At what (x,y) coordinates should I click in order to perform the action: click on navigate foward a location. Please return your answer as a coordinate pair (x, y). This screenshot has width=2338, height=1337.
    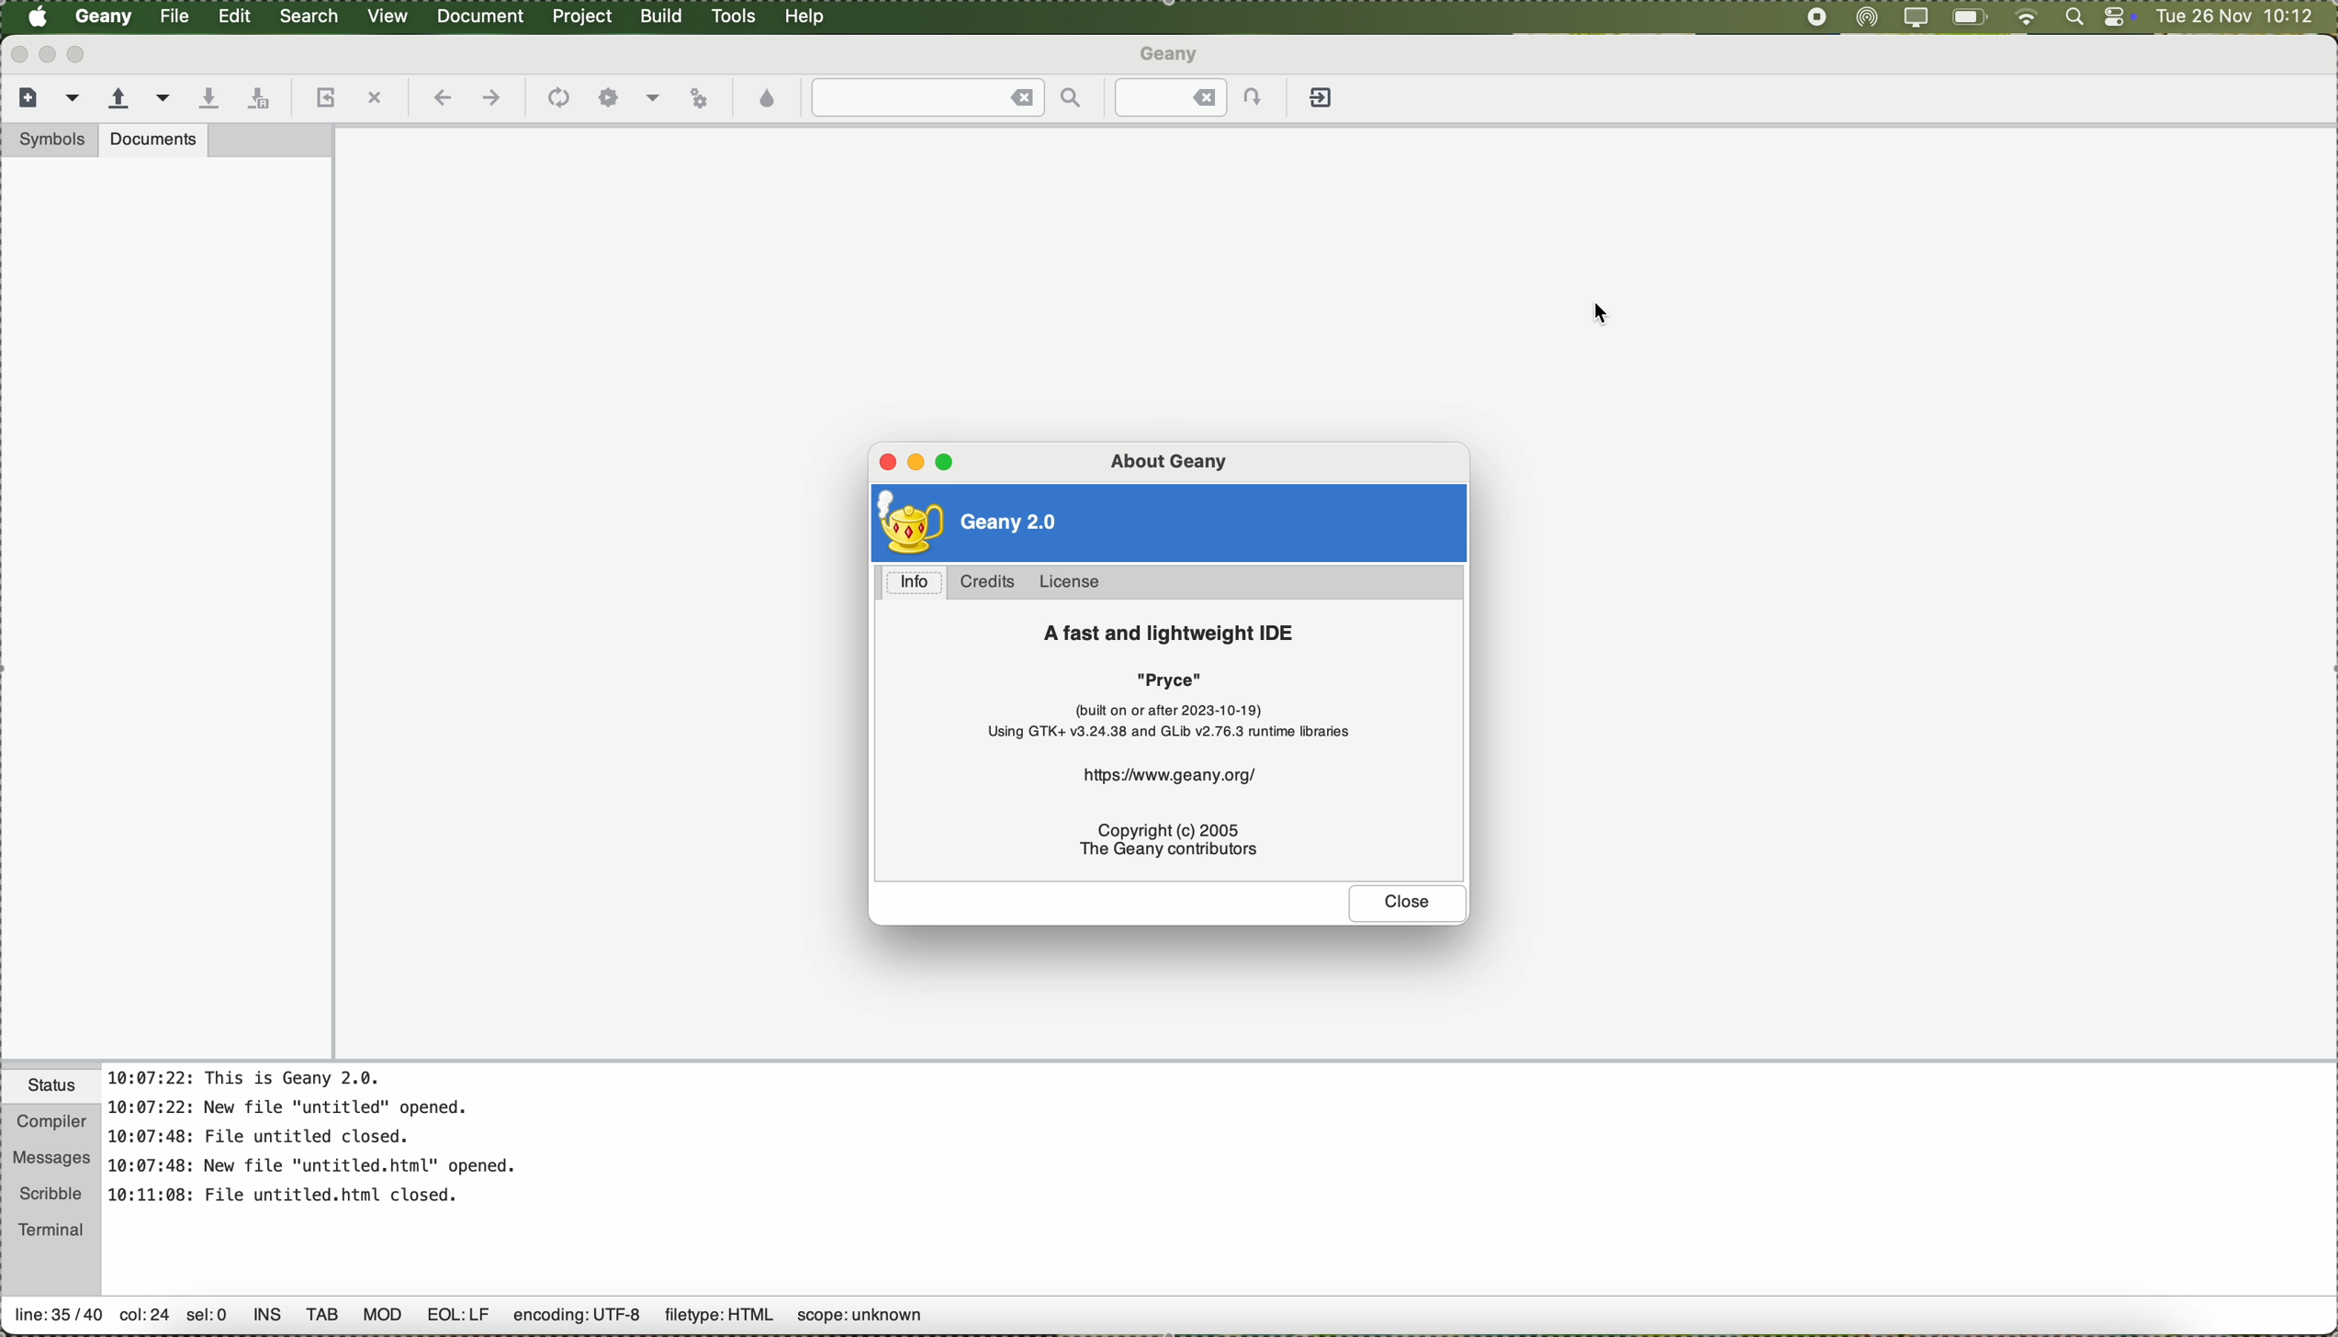
    Looking at the image, I should click on (491, 99).